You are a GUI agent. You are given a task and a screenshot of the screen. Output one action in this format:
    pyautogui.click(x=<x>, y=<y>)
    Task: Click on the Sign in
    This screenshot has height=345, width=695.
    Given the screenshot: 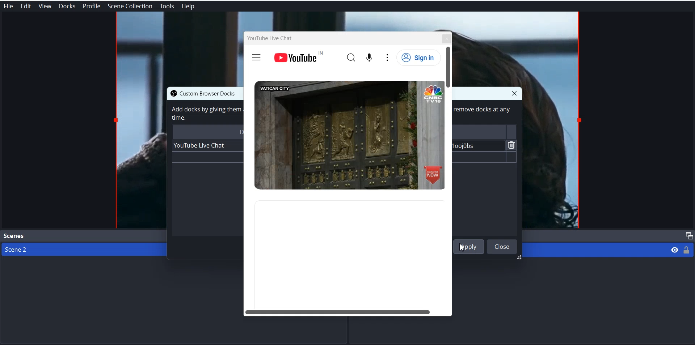 What is the action you would take?
    pyautogui.click(x=419, y=57)
    